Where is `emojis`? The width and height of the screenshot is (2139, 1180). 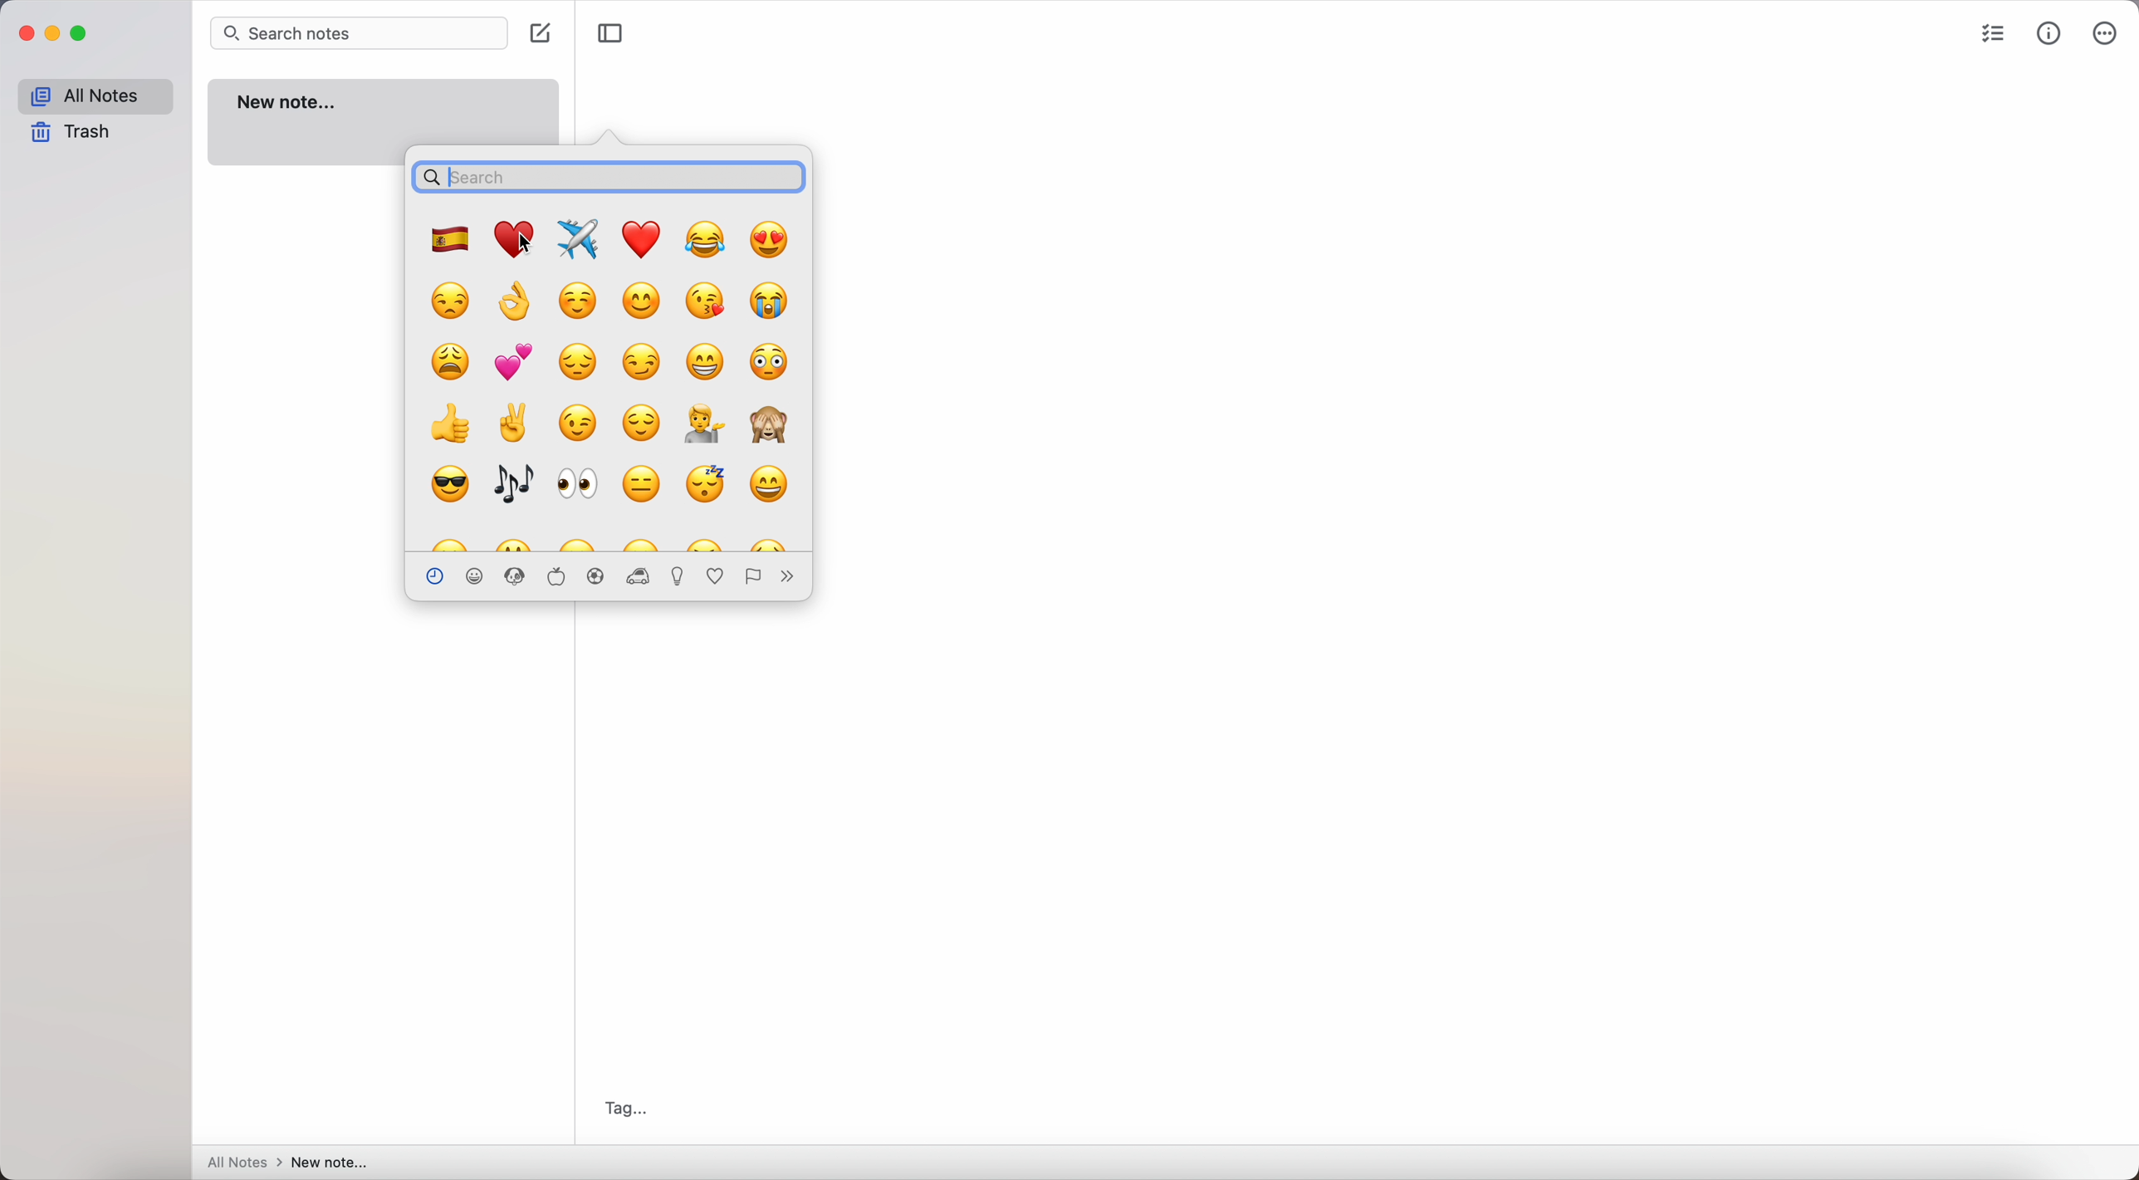
emojis is located at coordinates (479, 577).